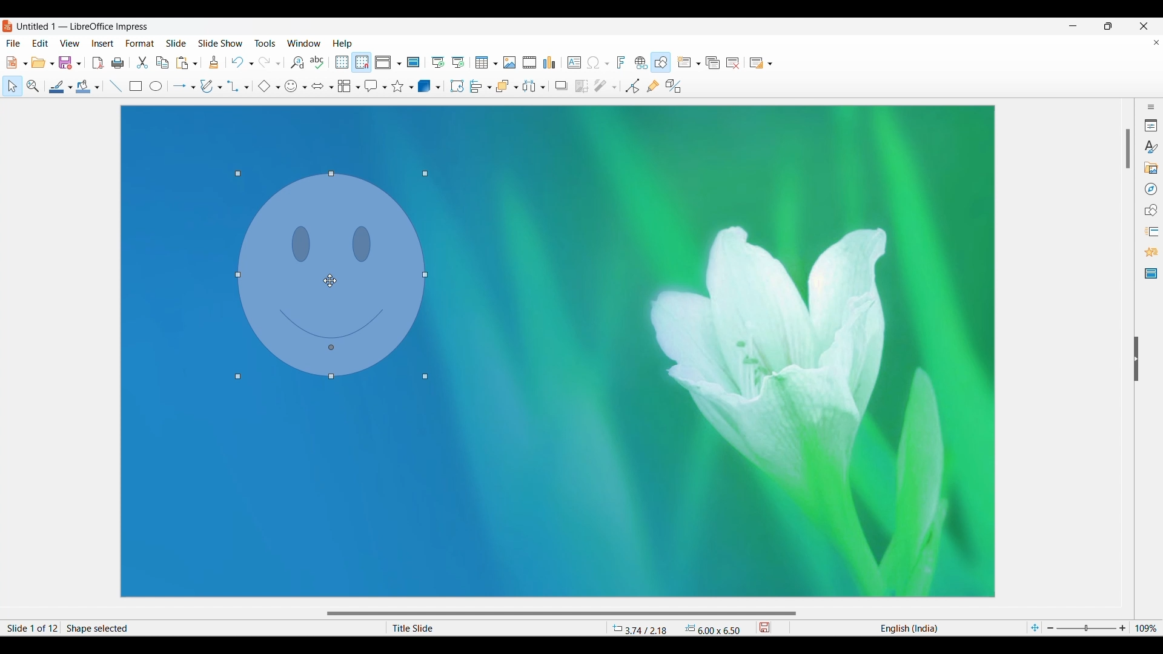 Image resolution: width=1163 pixels, height=654 pixels. I want to click on Selected 3D object, so click(425, 85).